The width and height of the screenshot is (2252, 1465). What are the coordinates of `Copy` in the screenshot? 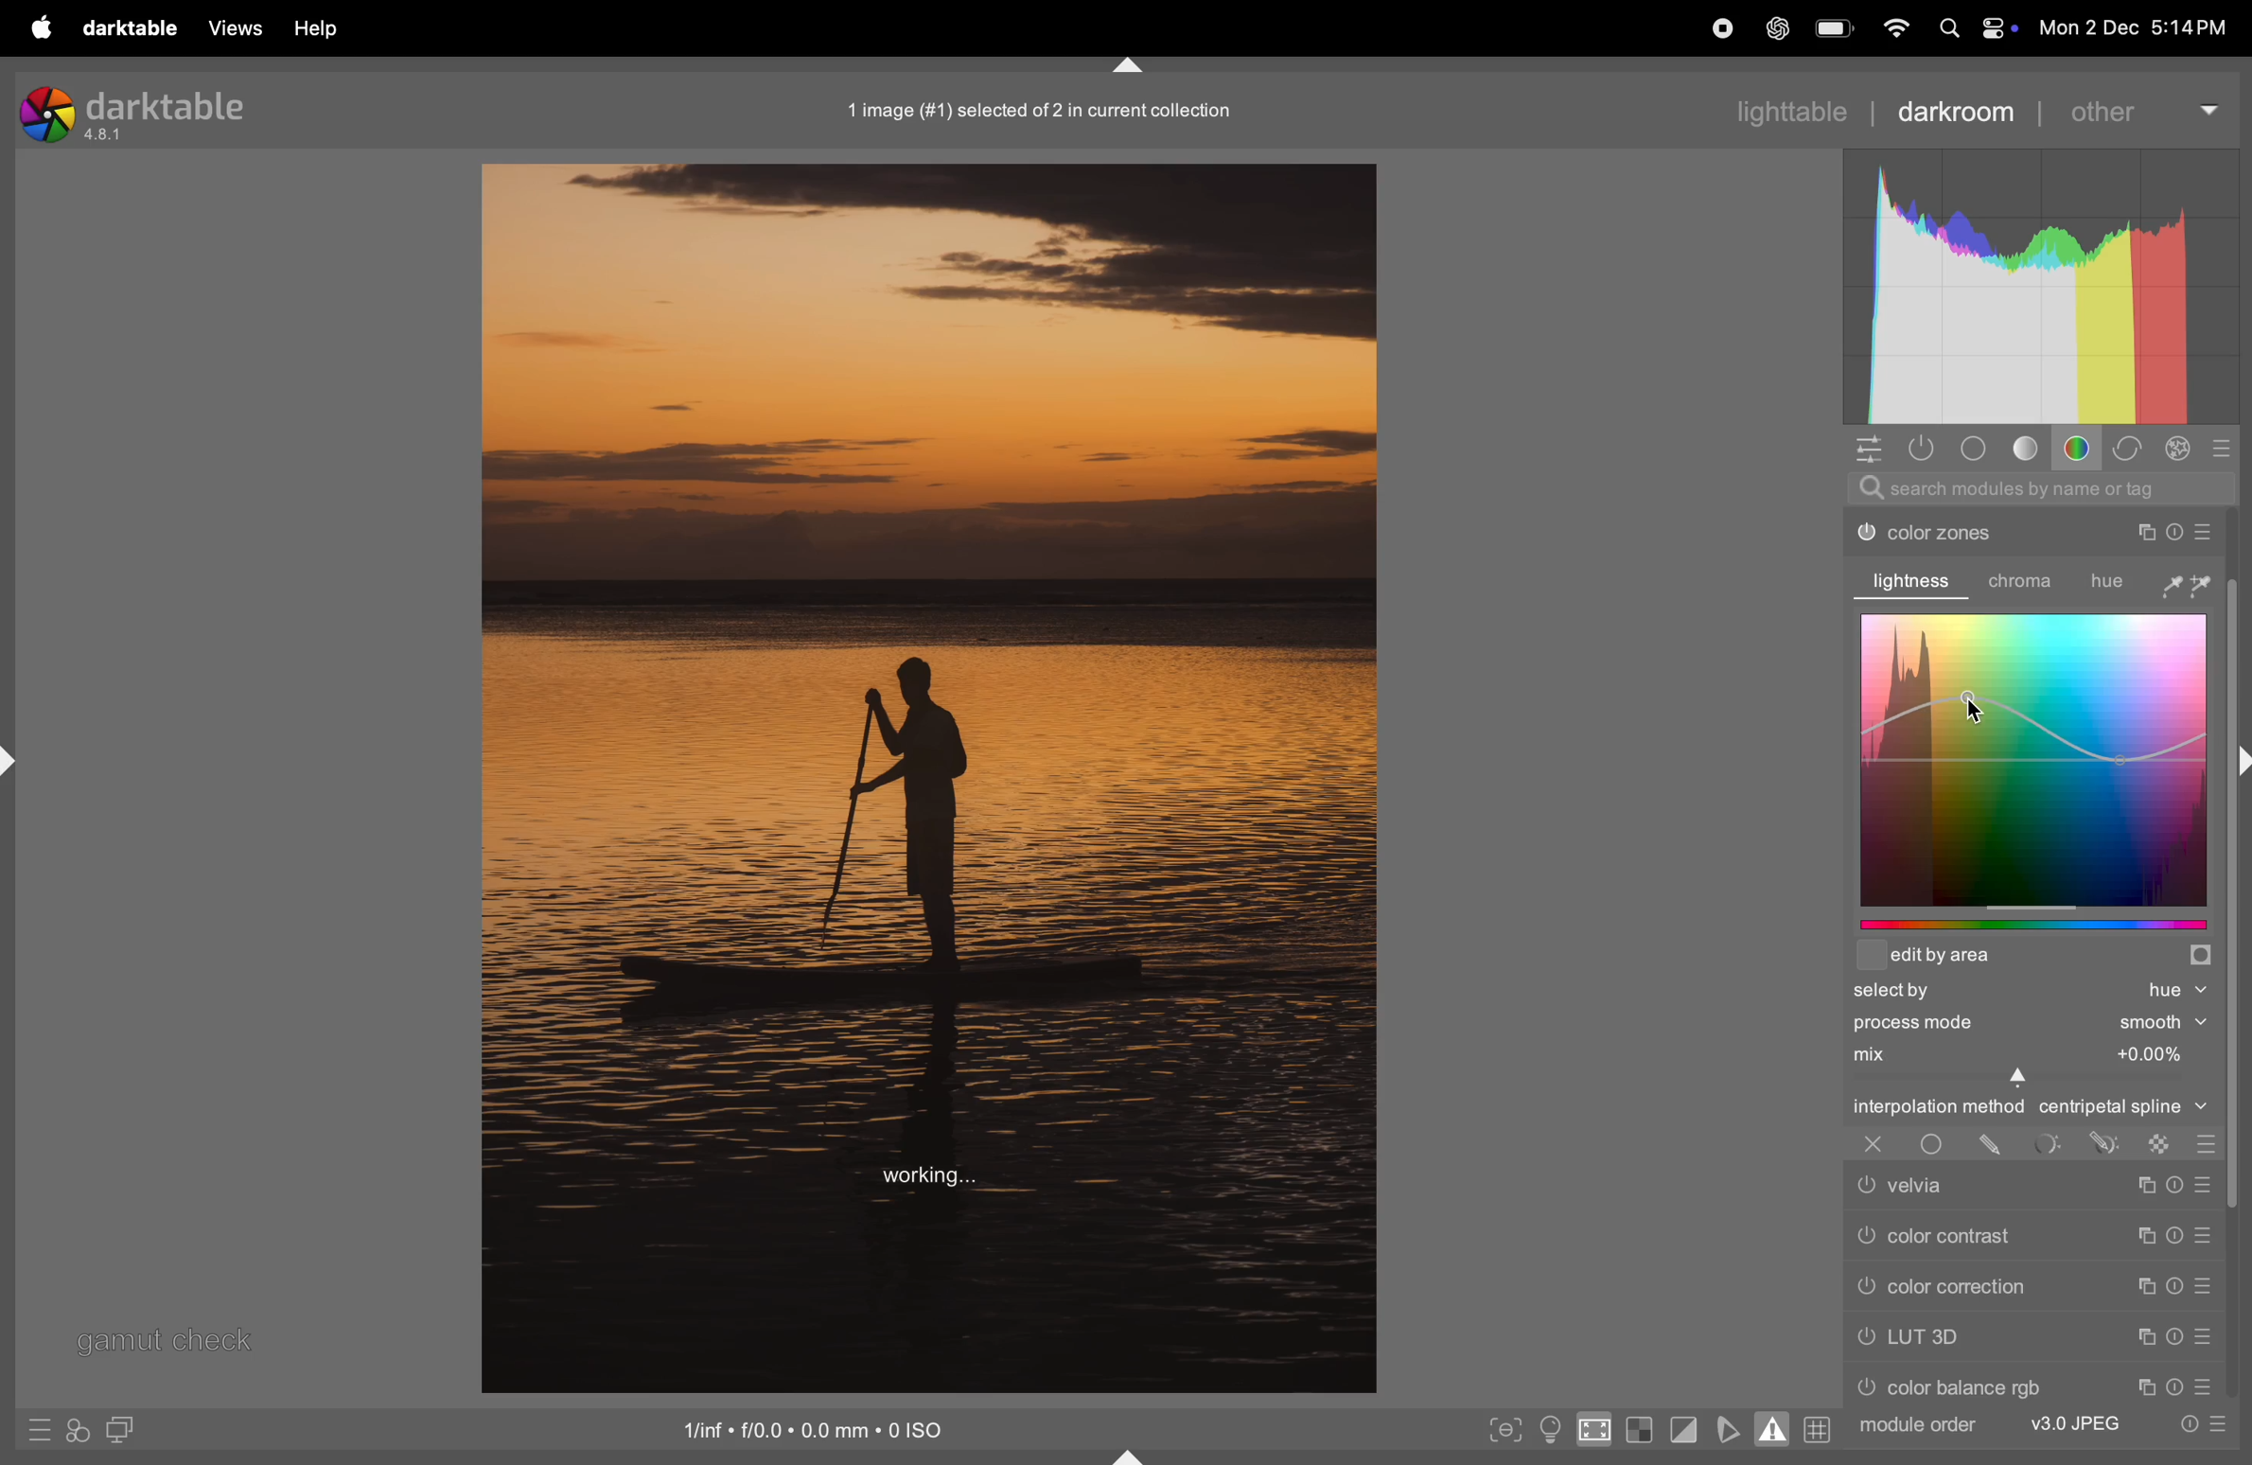 It's located at (2144, 1185).